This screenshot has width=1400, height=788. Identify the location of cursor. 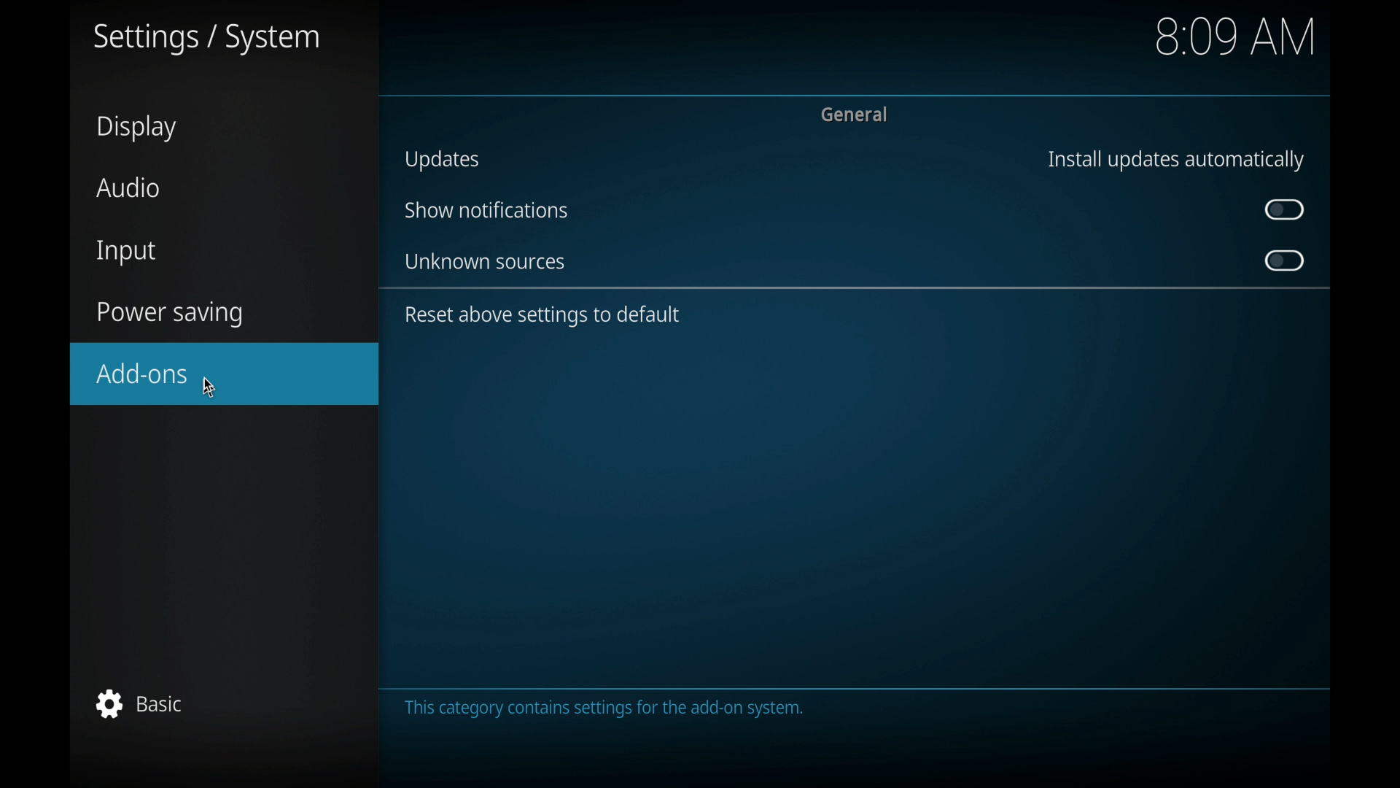
(209, 386).